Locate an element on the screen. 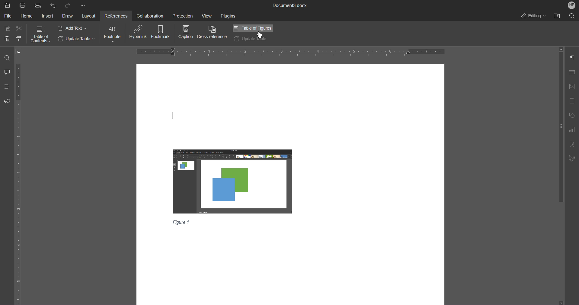 This screenshot has width=579, height=305. Search is located at coordinates (573, 16).